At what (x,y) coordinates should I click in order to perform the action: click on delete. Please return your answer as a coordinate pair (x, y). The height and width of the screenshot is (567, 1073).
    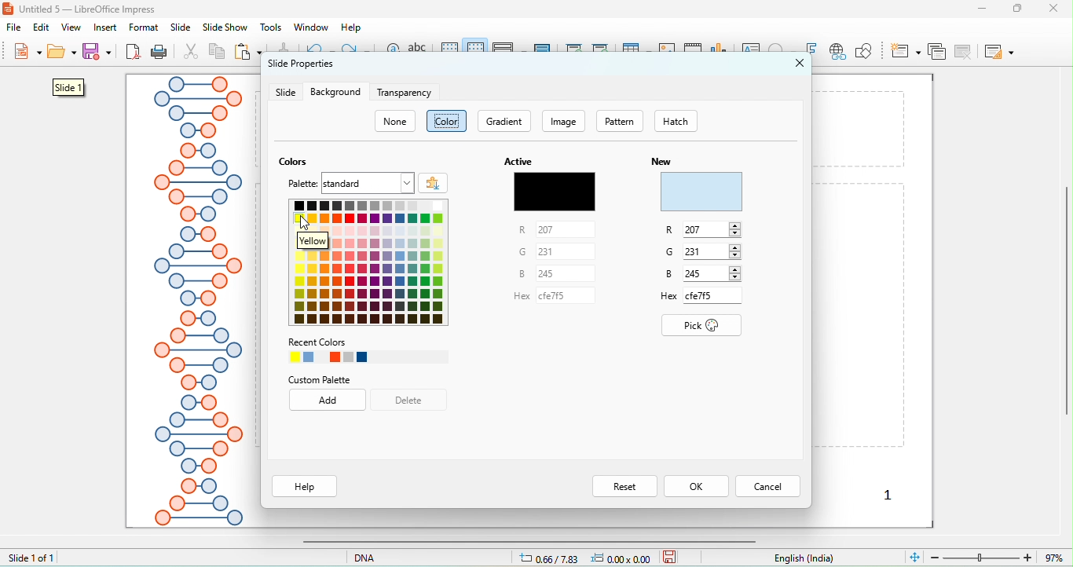
    Looking at the image, I should click on (410, 400).